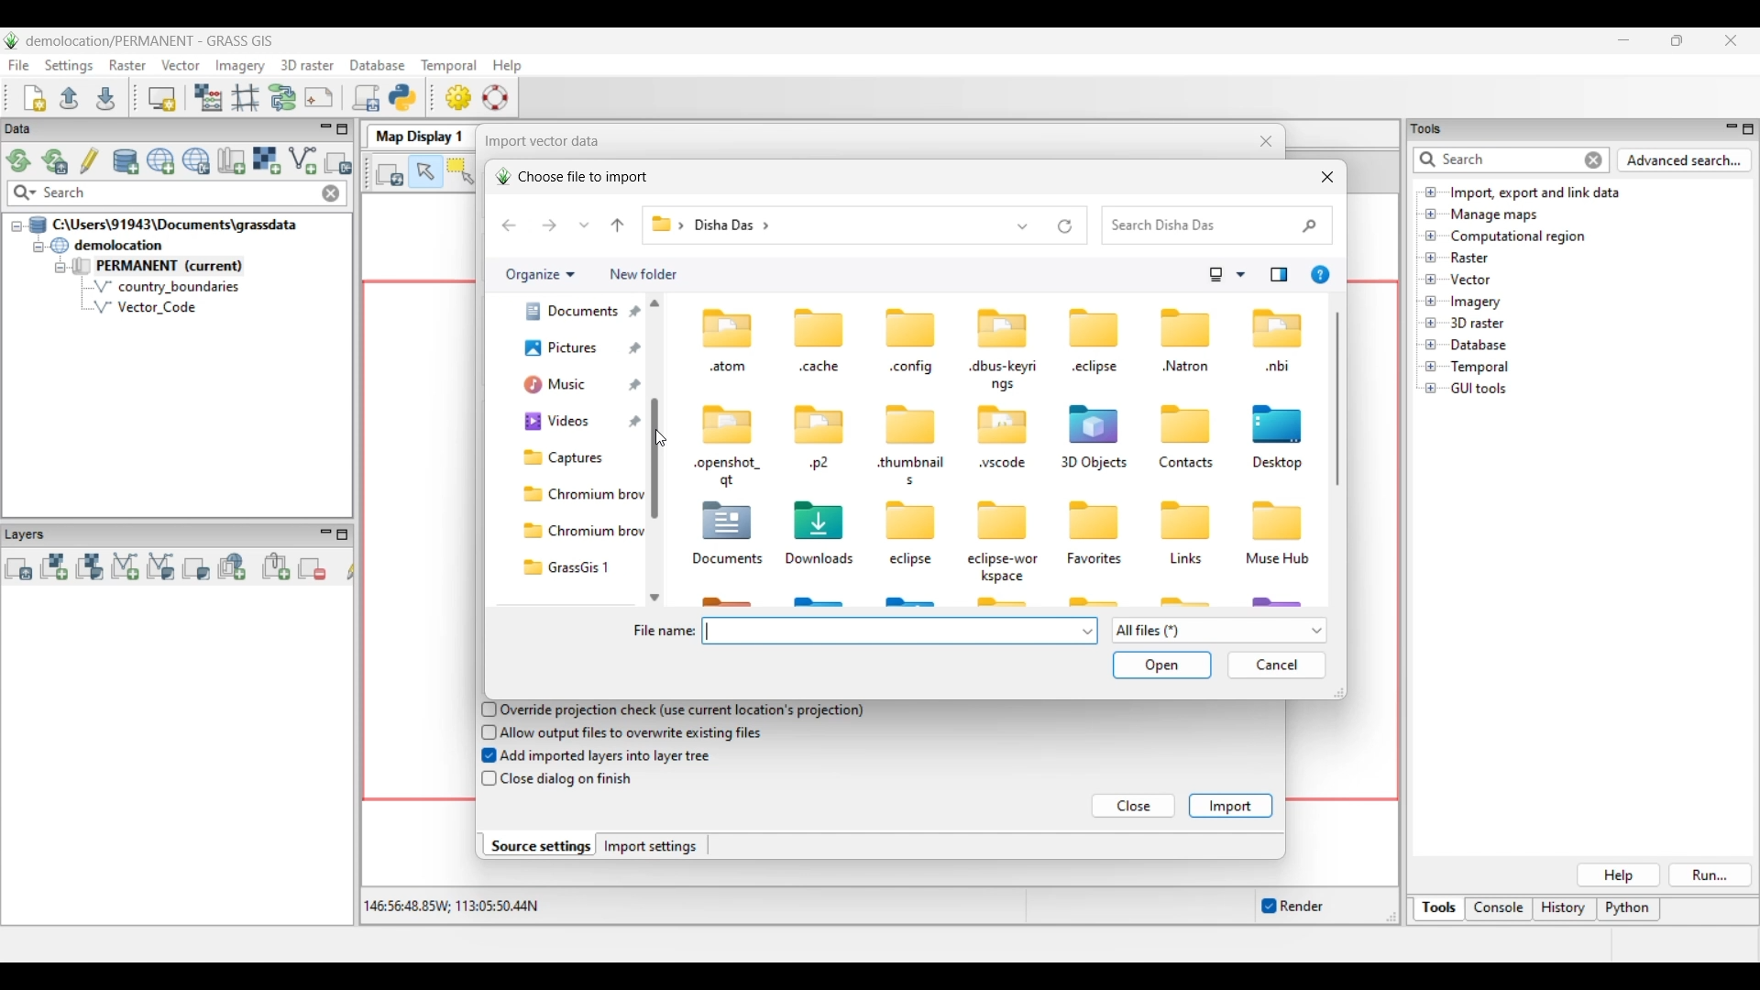  What do you see at coordinates (736, 225) in the screenshot?
I see `disha das` at bounding box center [736, 225].